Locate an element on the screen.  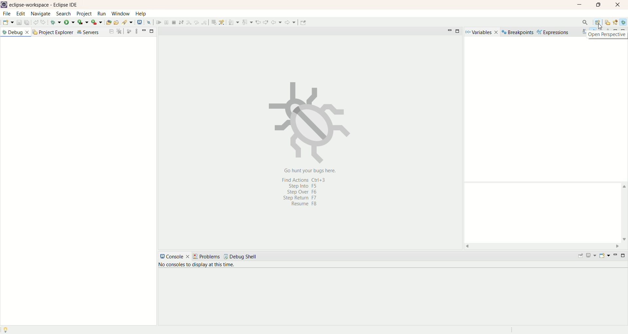
use step filters is located at coordinates (269, 22).